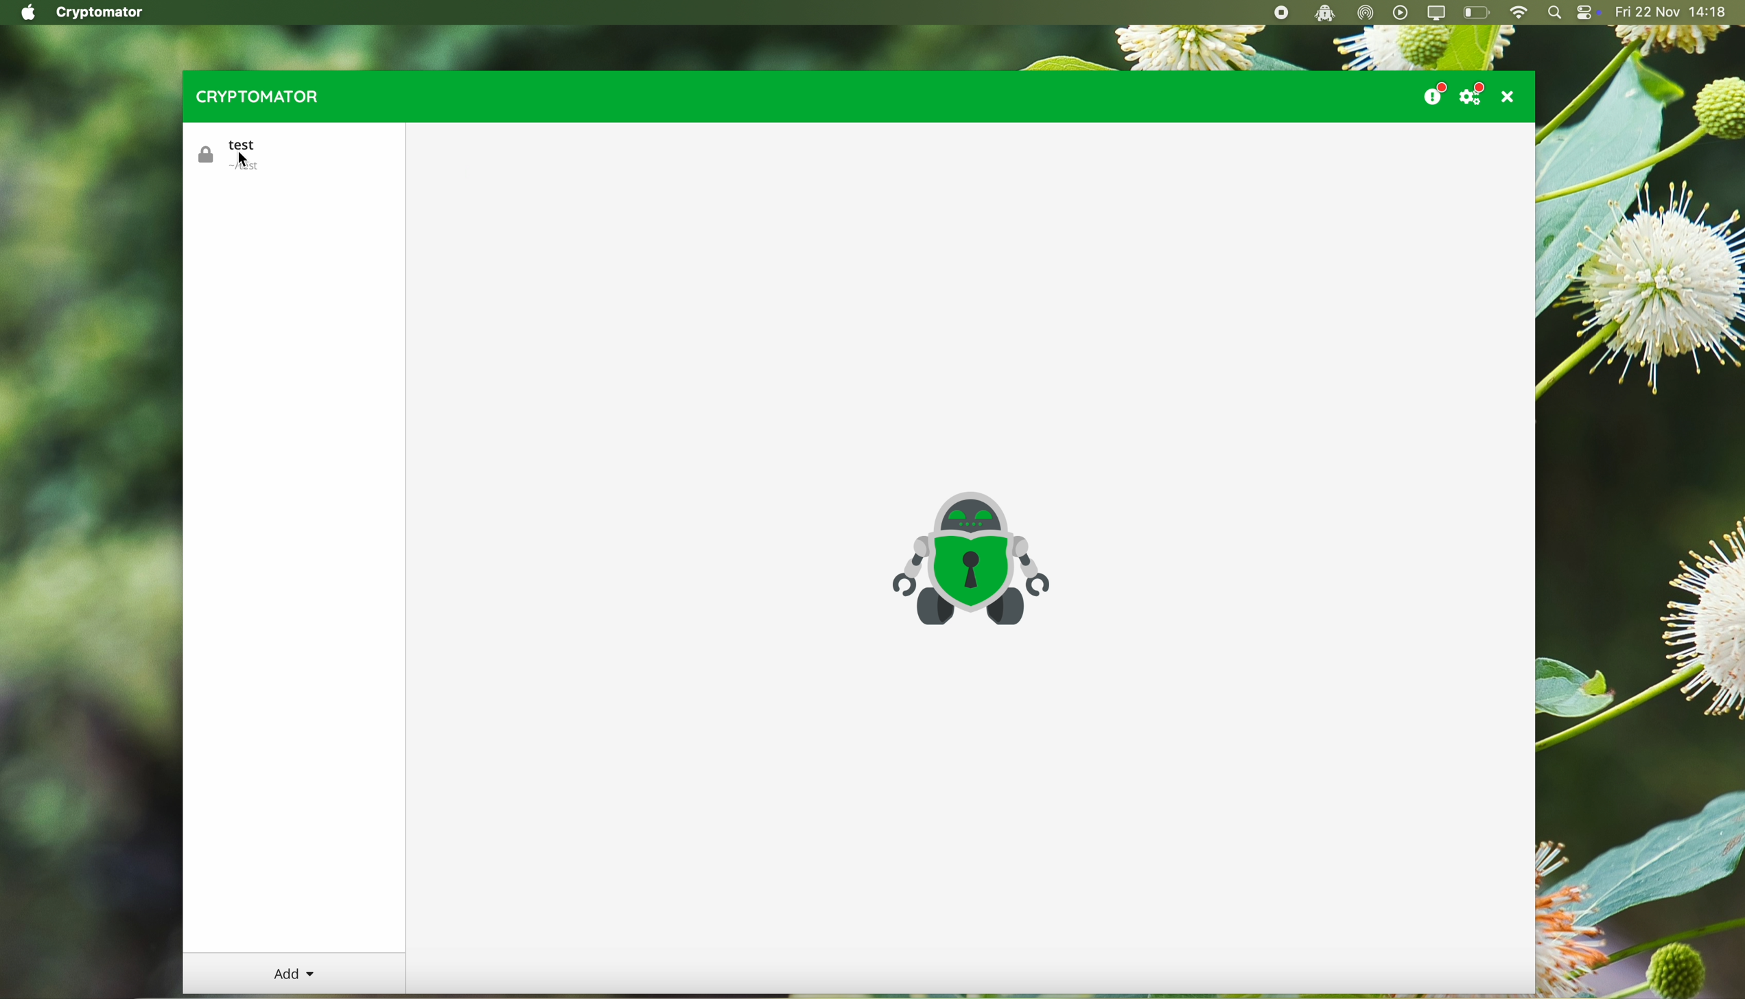  What do you see at coordinates (1278, 13) in the screenshot?
I see `stop recording` at bounding box center [1278, 13].